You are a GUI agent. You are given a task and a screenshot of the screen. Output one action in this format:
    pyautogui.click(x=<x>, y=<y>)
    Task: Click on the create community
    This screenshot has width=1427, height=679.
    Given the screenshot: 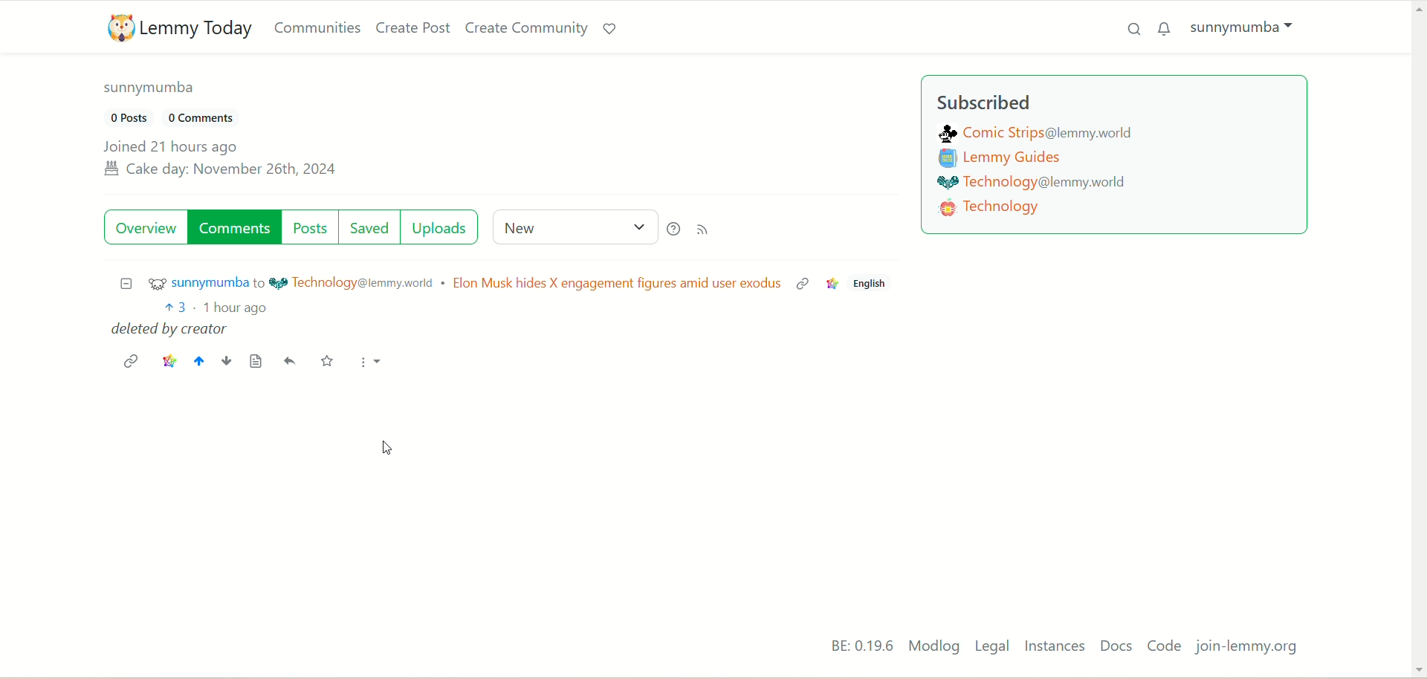 What is the action you would take?
    pyautogui.click(x=525, y=27)
    